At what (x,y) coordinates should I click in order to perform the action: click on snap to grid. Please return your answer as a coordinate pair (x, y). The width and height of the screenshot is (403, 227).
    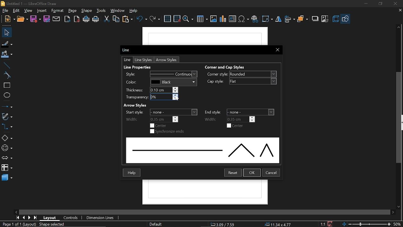
    Looking at the image, I should click on (177, 18).